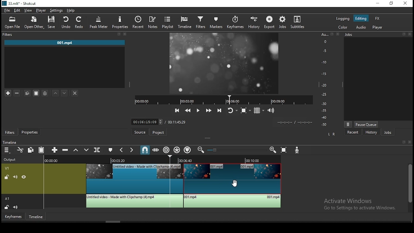  What do you see at coordinates (80, 23) in the screenshot?
I see `redo` at bounding box center [80, 23].